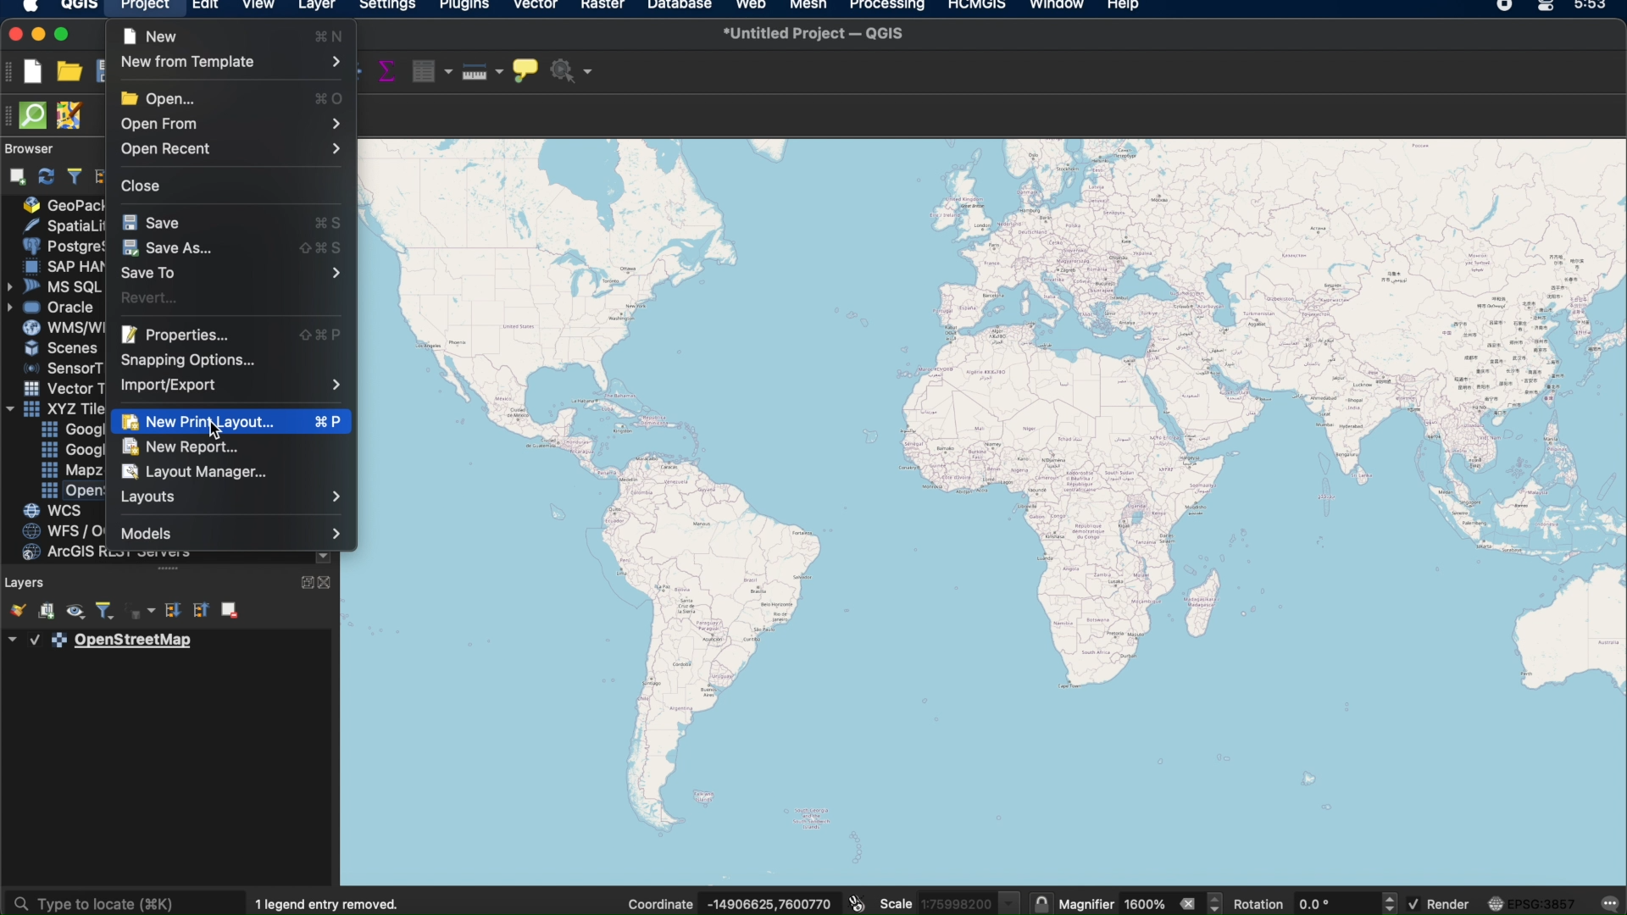 This screenshot has width=1627, height=915. Describe the element at coordinates (72, 115) in the screenshot. I see `JOSM remote` at that location.